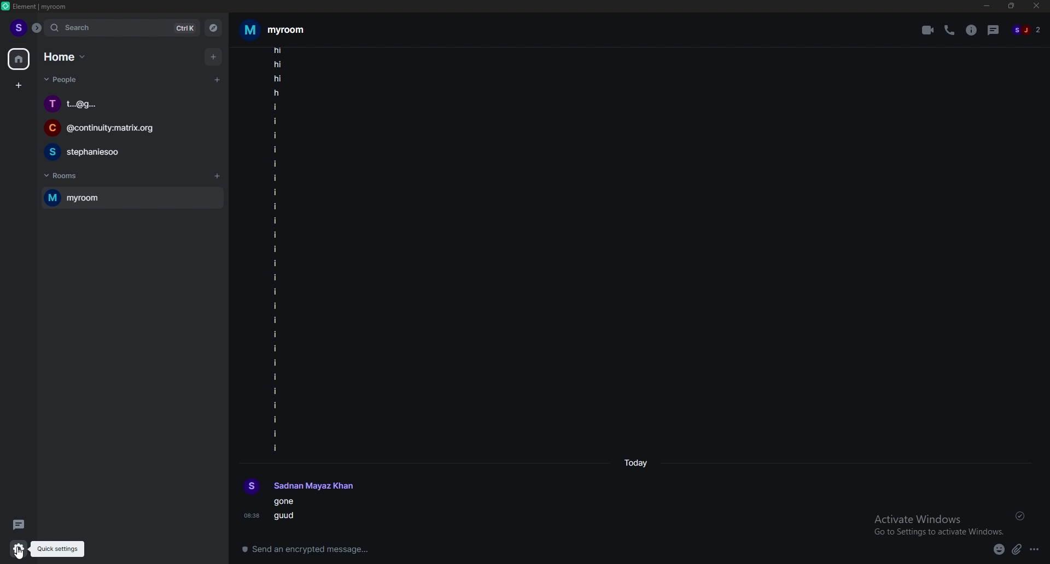  What do you see at coordinates (19, 86) in the screenshot?
I see `create a space` at bounding box center [19, 86].